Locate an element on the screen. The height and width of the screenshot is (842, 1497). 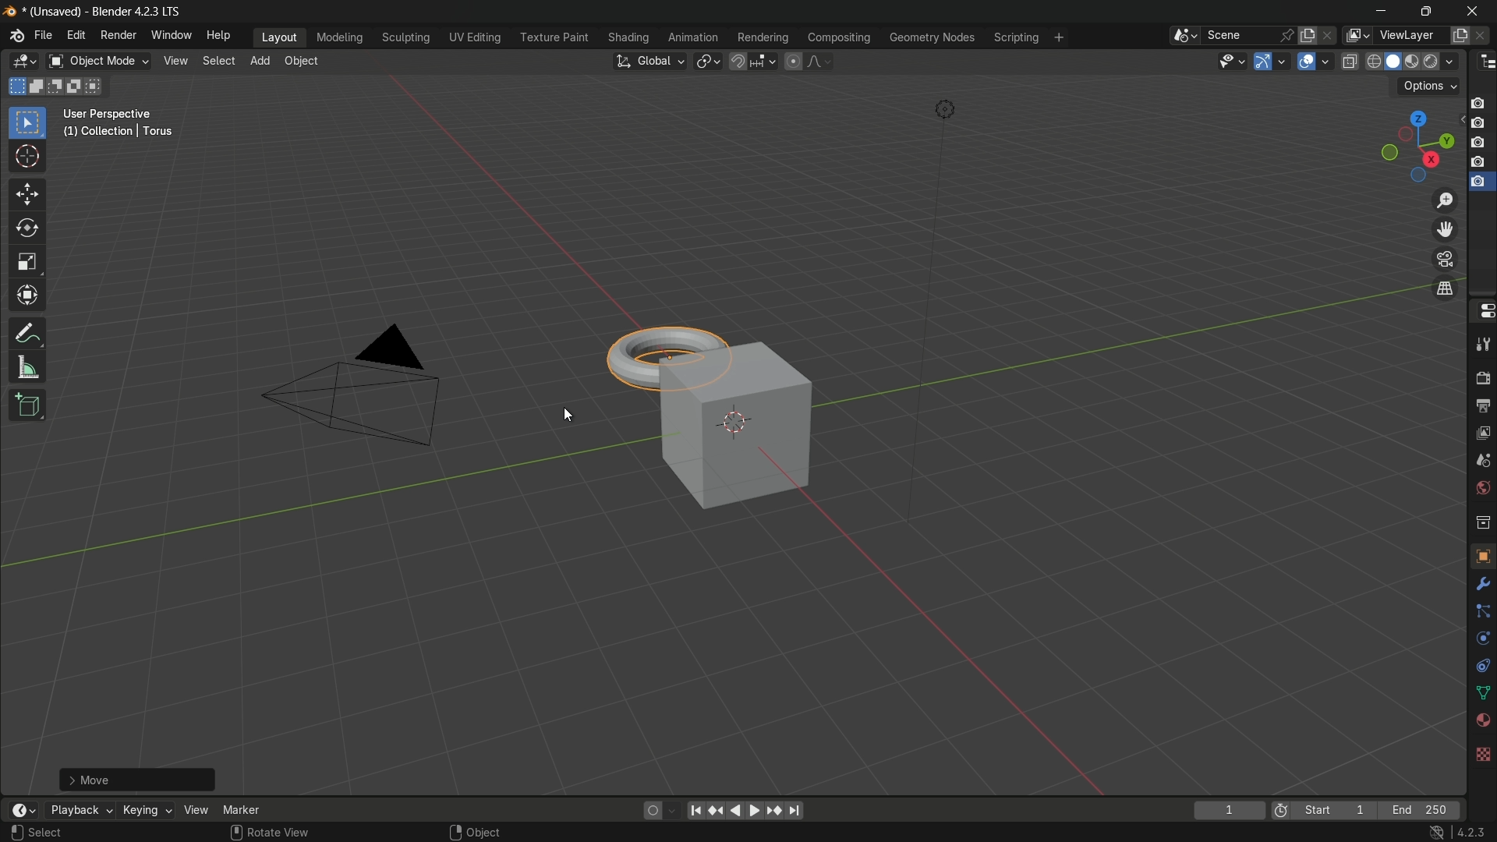
zoom in/out is located at coordinates (1445, 200).